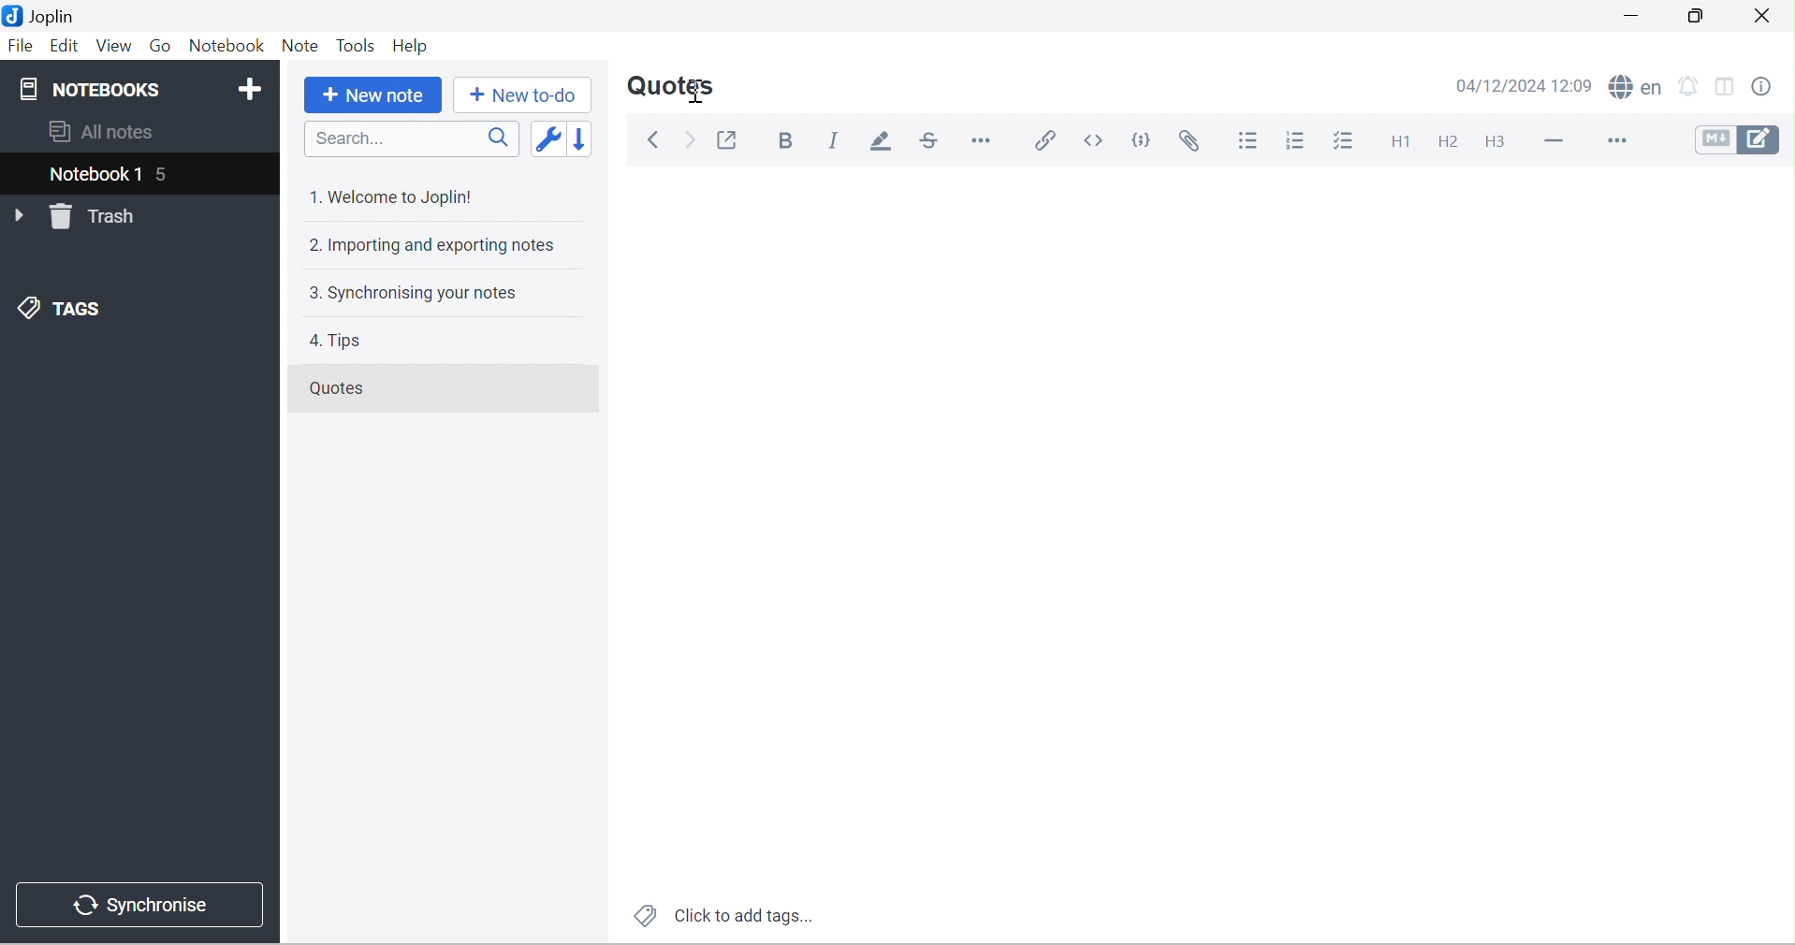 The image size is (1795, 945). Describe the element at coordinates (524, 98) in the screenshot. I see `New to-do` at that location.